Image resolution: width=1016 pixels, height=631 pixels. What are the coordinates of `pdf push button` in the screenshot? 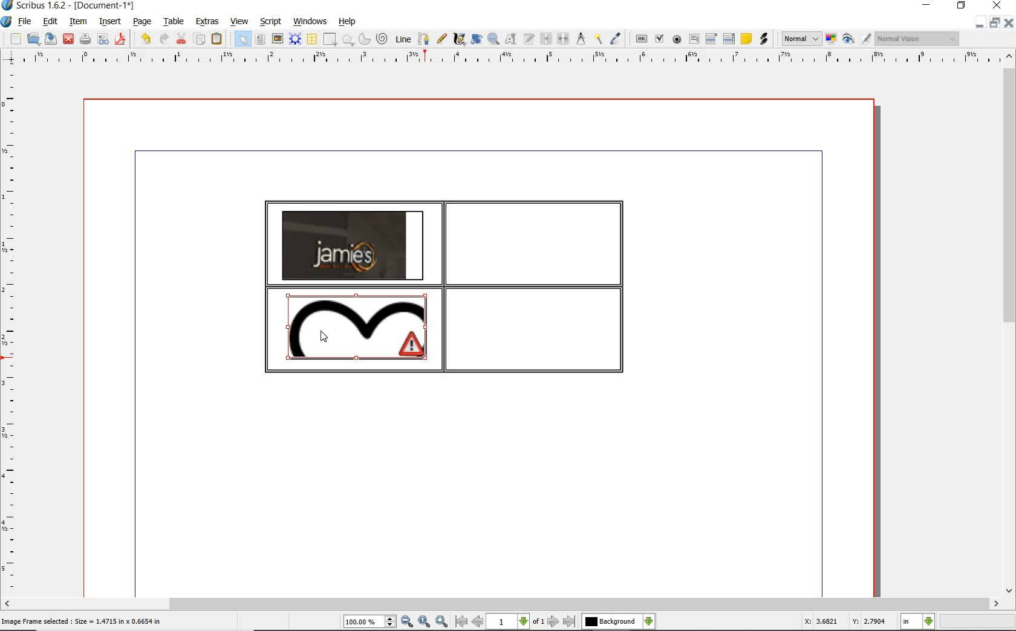 It's located at (642, 38).